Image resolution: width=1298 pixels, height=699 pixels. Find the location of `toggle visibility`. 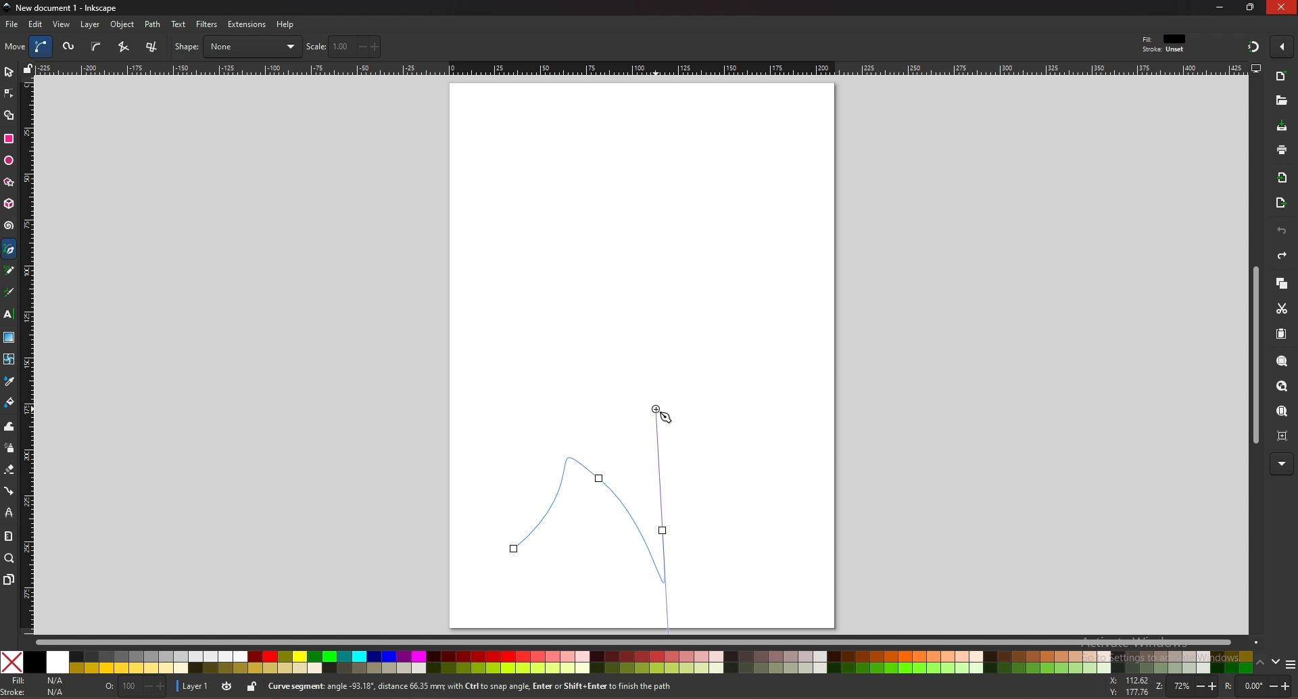

toggle visibility is located at coordinates (228, 686).